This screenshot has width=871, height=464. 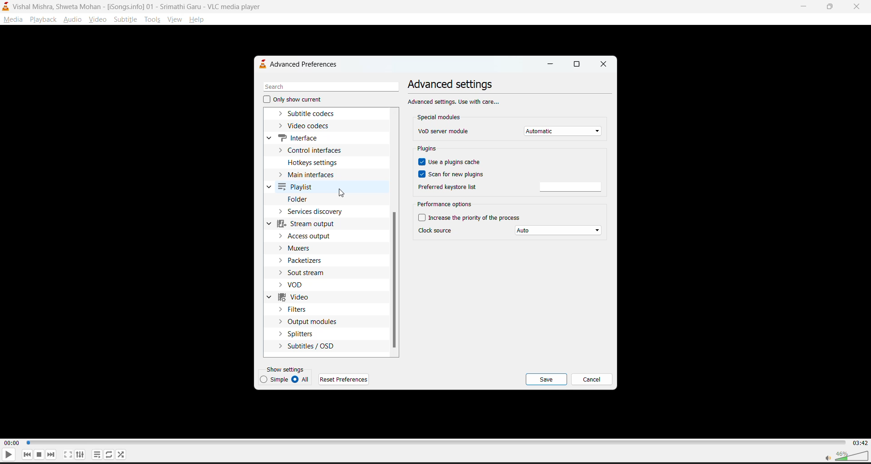 What do you see at coordinates (12, 19) in the screenshot?
I see `media` at bounding box center [12, 19].